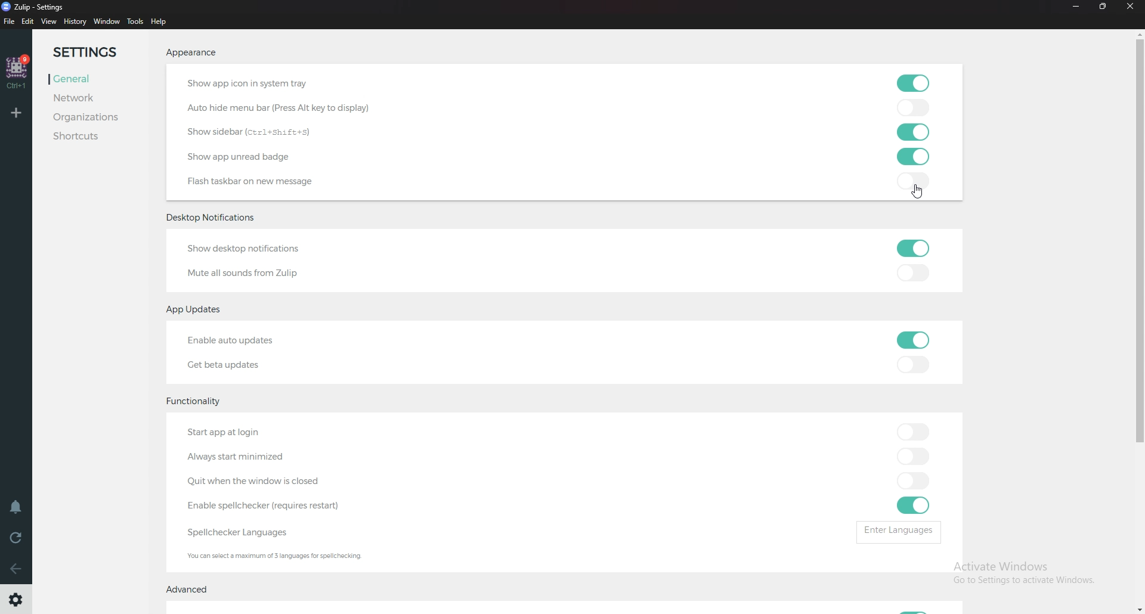 Image resolution: width=1145 pixels, height=614 pixels. What do you see at coordinates (912, 364) in the screenshot?
I see `toggle` at bounding box center [912, 364].